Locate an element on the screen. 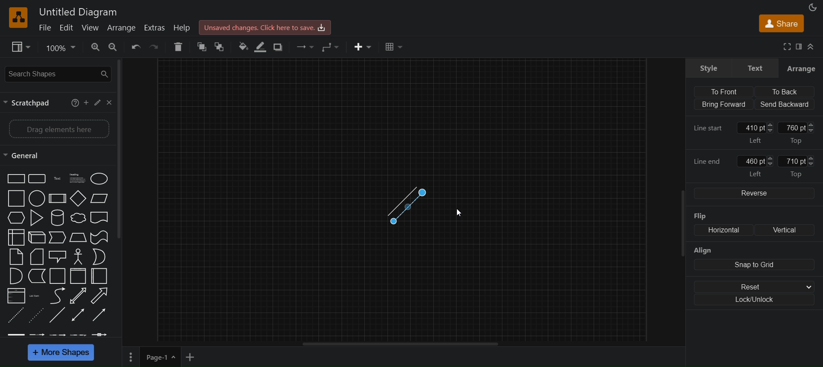  Cylinder is located at coordinates (56, 217).